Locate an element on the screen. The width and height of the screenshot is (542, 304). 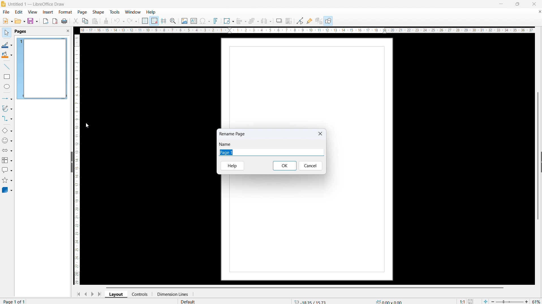
dimension lines is located at coordinates (171, 294).